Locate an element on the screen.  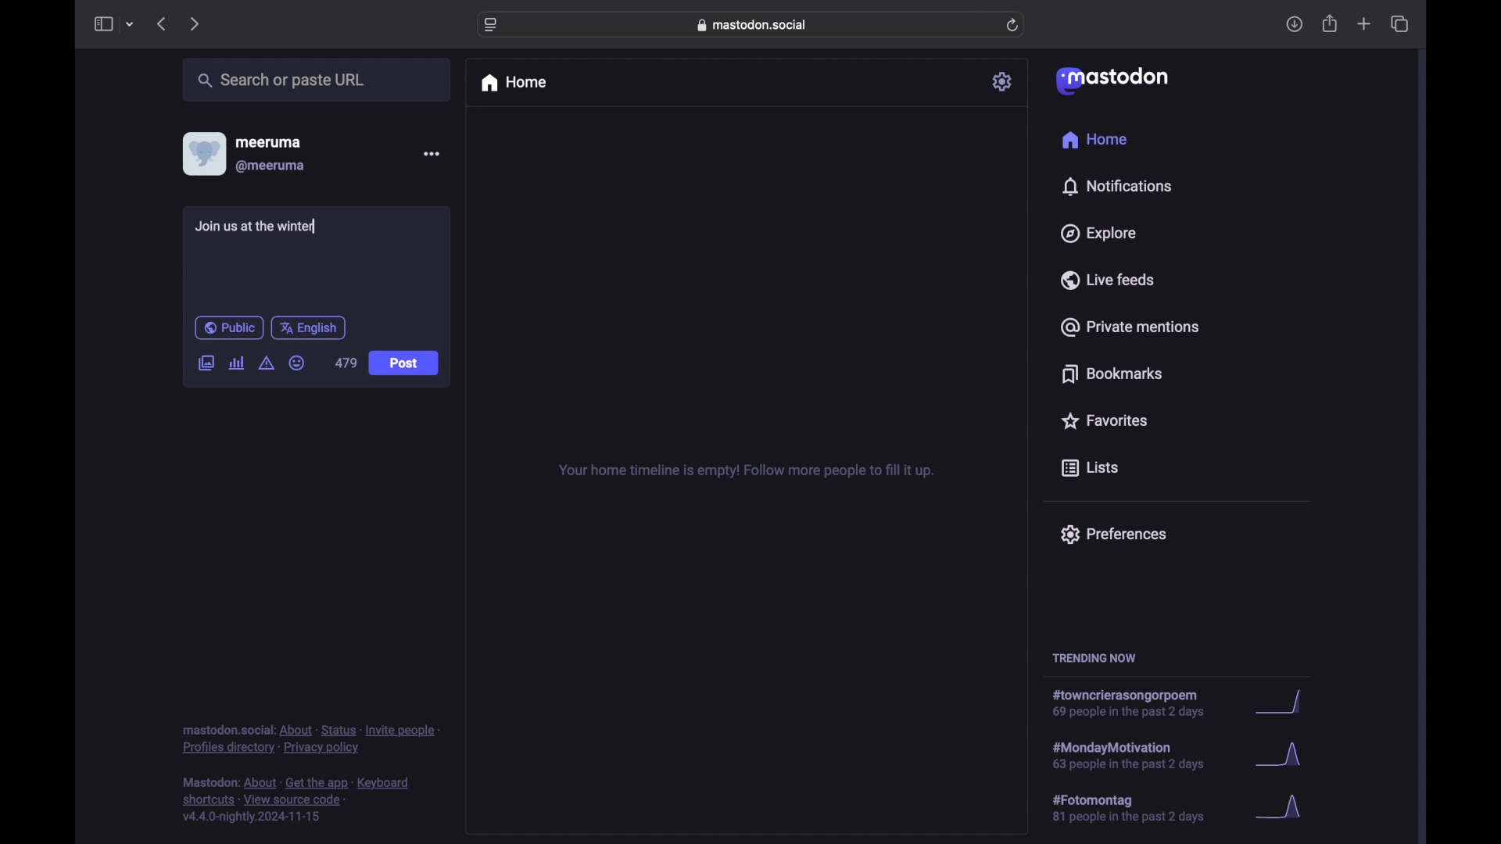
refresh is located at coordinates (1014, 26).